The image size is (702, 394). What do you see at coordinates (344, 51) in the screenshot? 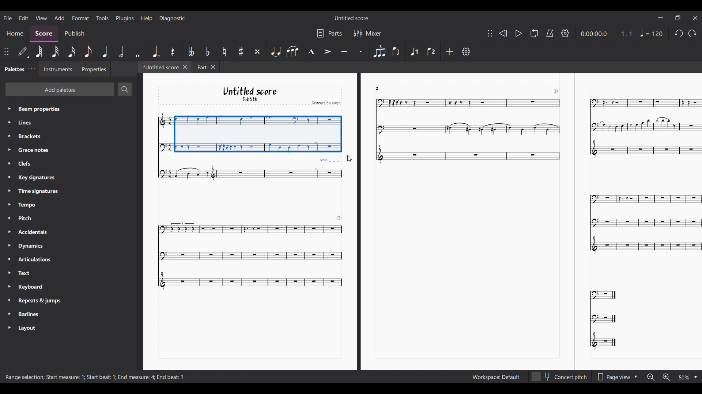
I see `Tenuto` at bounding box center [344, 51].